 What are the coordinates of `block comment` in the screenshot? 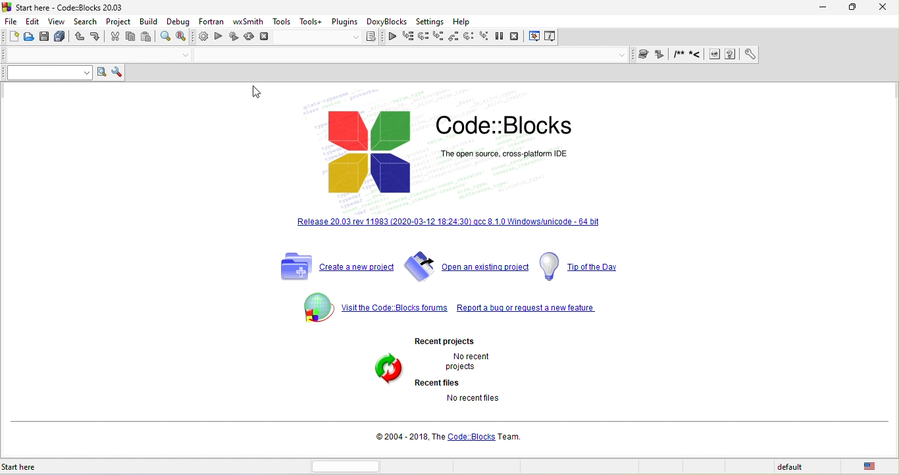 It's located at (783, 56).